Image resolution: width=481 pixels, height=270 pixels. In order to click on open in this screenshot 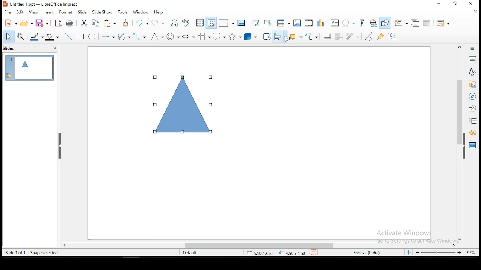, I will do `click(27, 24)`.